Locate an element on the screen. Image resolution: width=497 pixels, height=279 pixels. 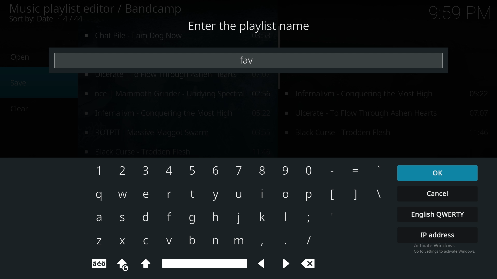
keyboard input is located at coordinates (151, 242).